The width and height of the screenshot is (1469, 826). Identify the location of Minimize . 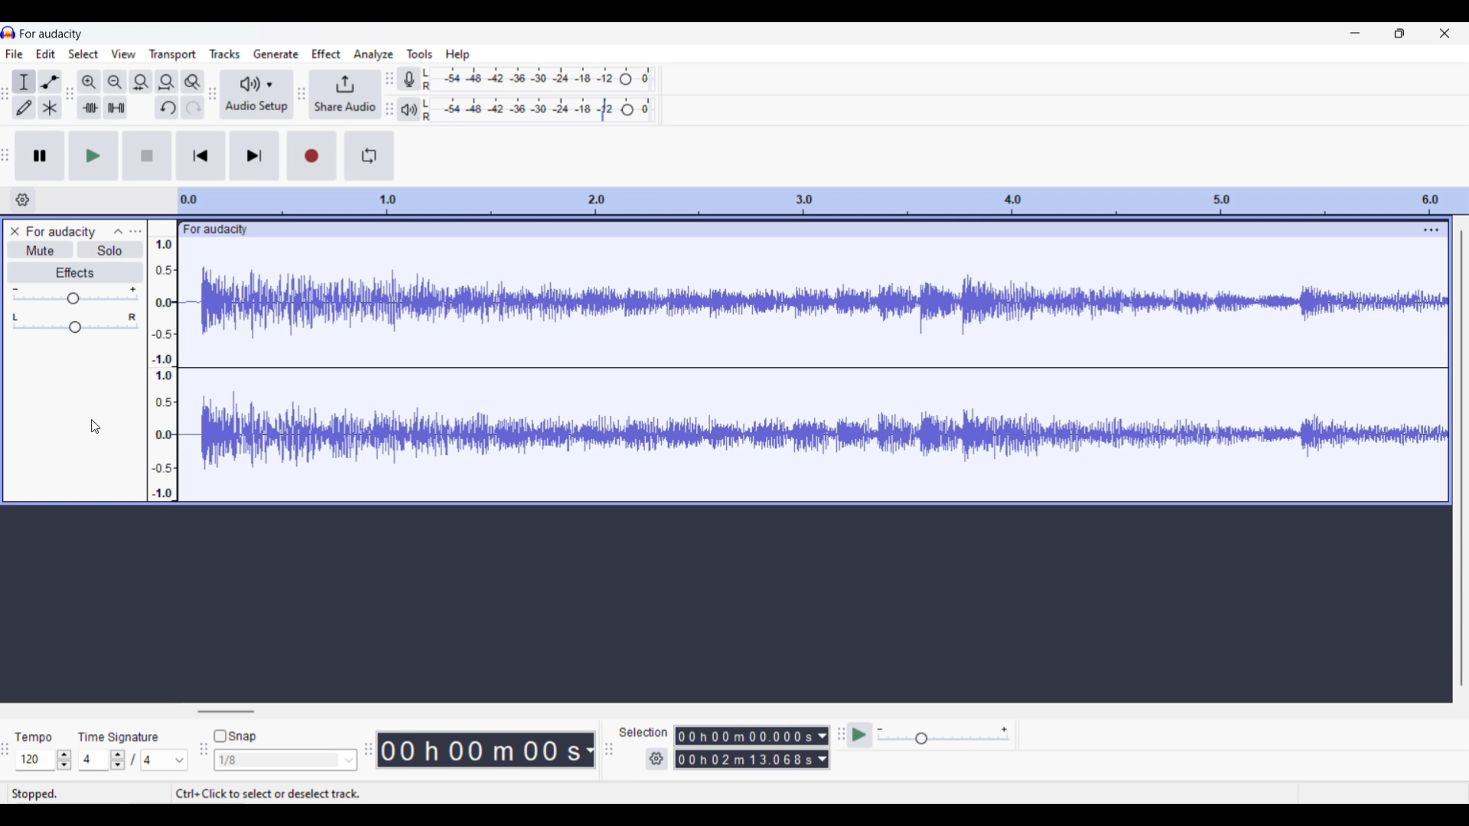
(1355, 33).